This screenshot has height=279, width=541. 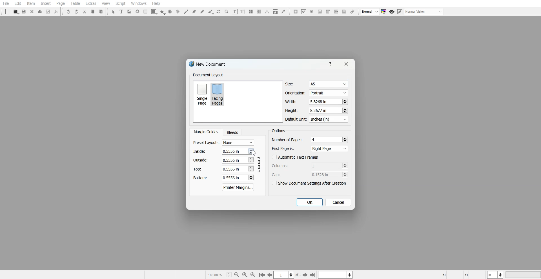 What do you see at coordinates (310, 174) in the screenshot?
I see `Gap Adjuster` at bounding box center [310, 174].